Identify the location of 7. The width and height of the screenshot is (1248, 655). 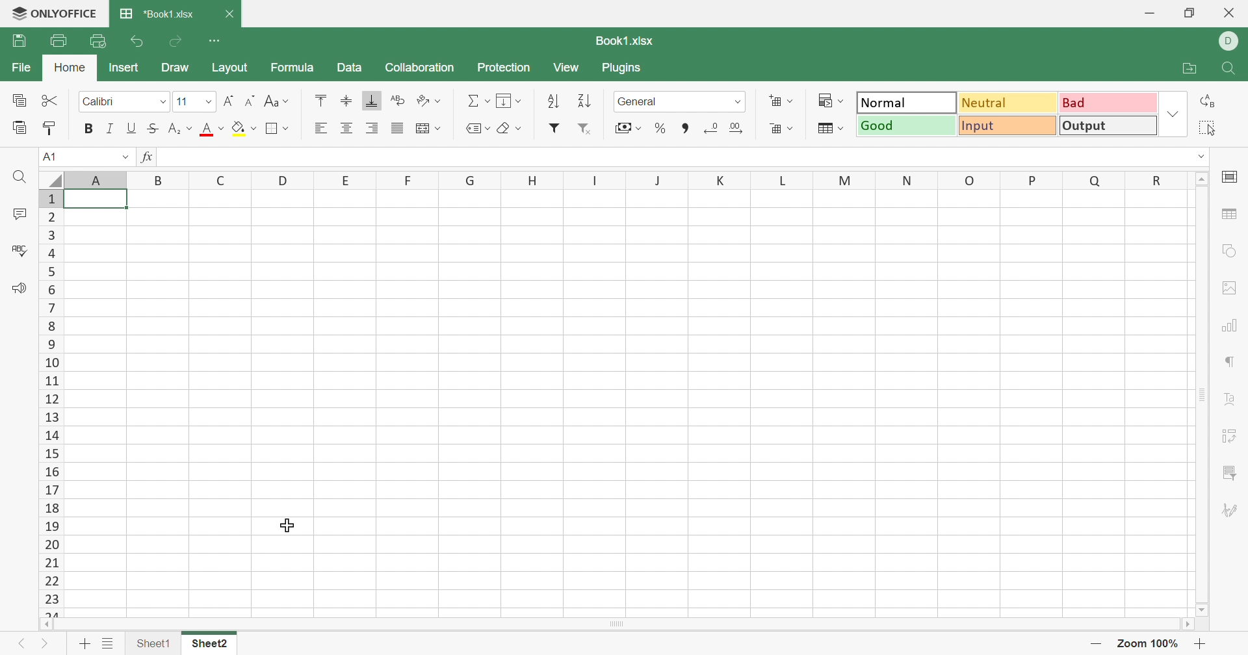
(51, 309).